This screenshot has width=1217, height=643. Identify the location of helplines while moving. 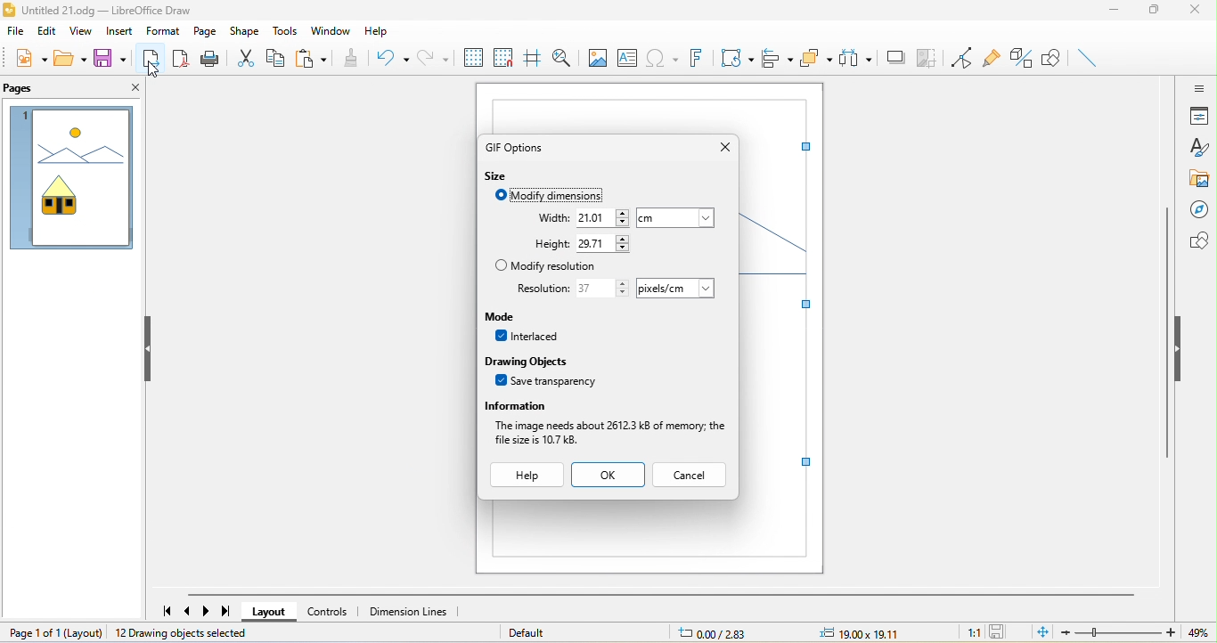
(534, 56).